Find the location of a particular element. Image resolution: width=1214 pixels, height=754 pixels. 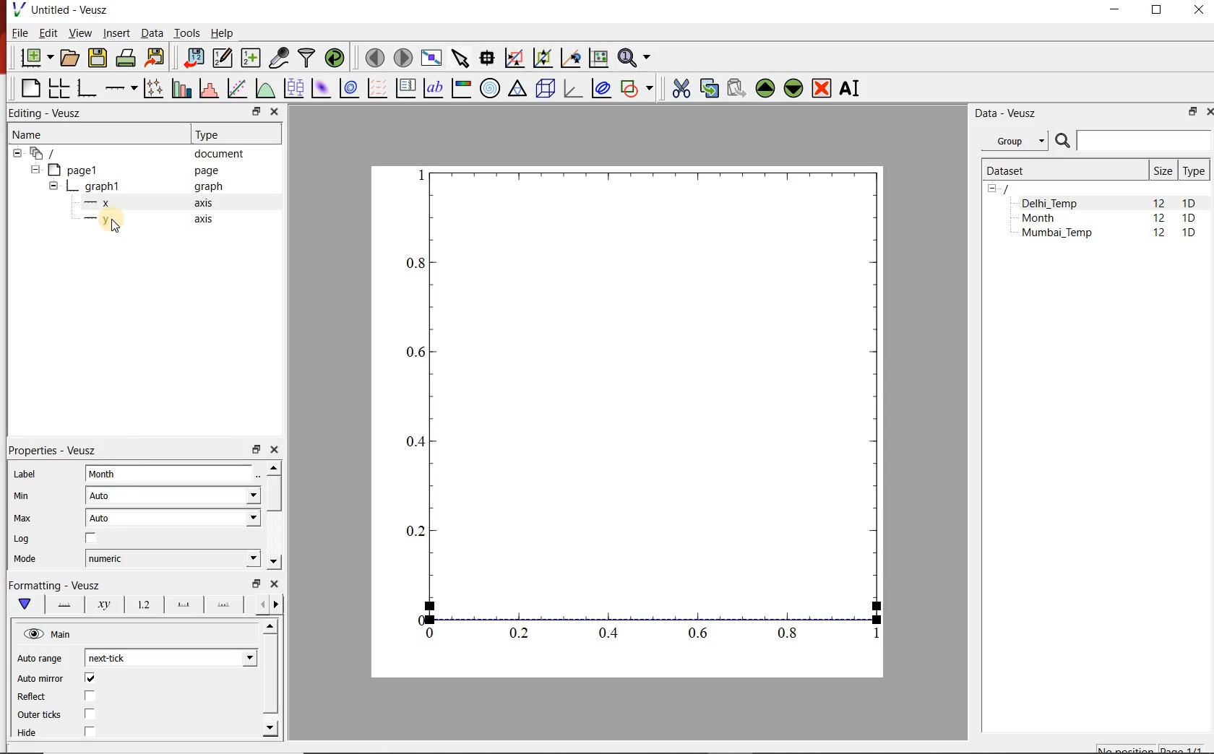

scrollbar is located at coordinates (273, 516).